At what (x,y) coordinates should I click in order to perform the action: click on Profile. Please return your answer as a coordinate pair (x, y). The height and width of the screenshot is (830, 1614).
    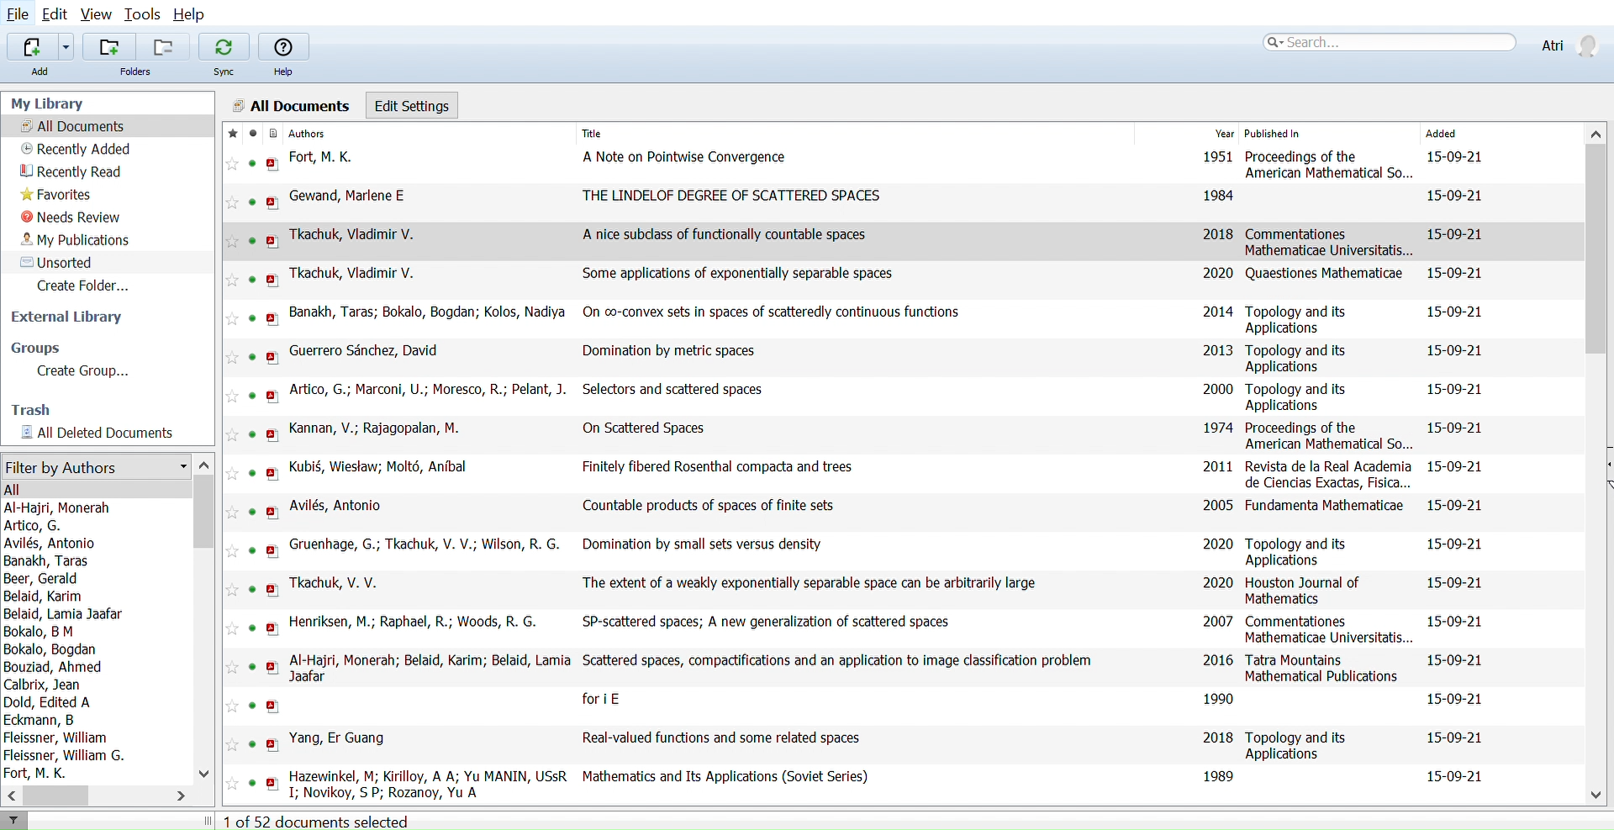
    Looking at the image, I should click on (1568, 42).